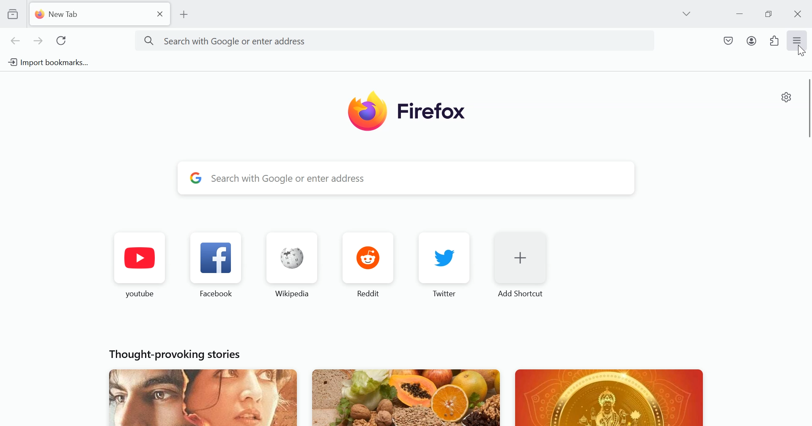 The image size is (812, 426). I want to click on close, so click(159, 14).